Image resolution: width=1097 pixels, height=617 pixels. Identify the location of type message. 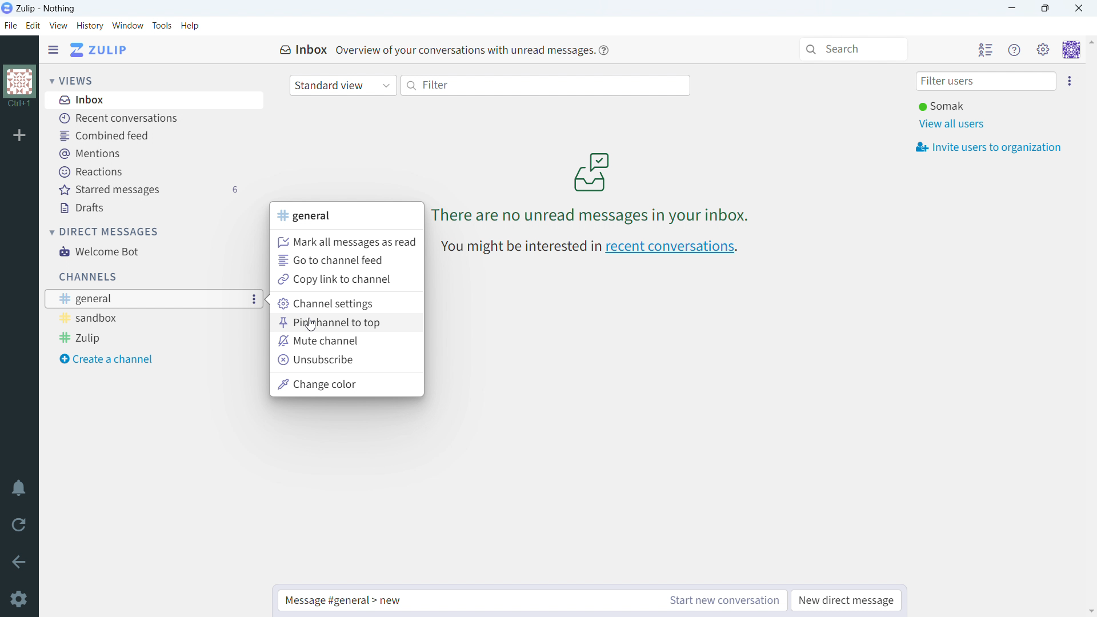
(465, 600).